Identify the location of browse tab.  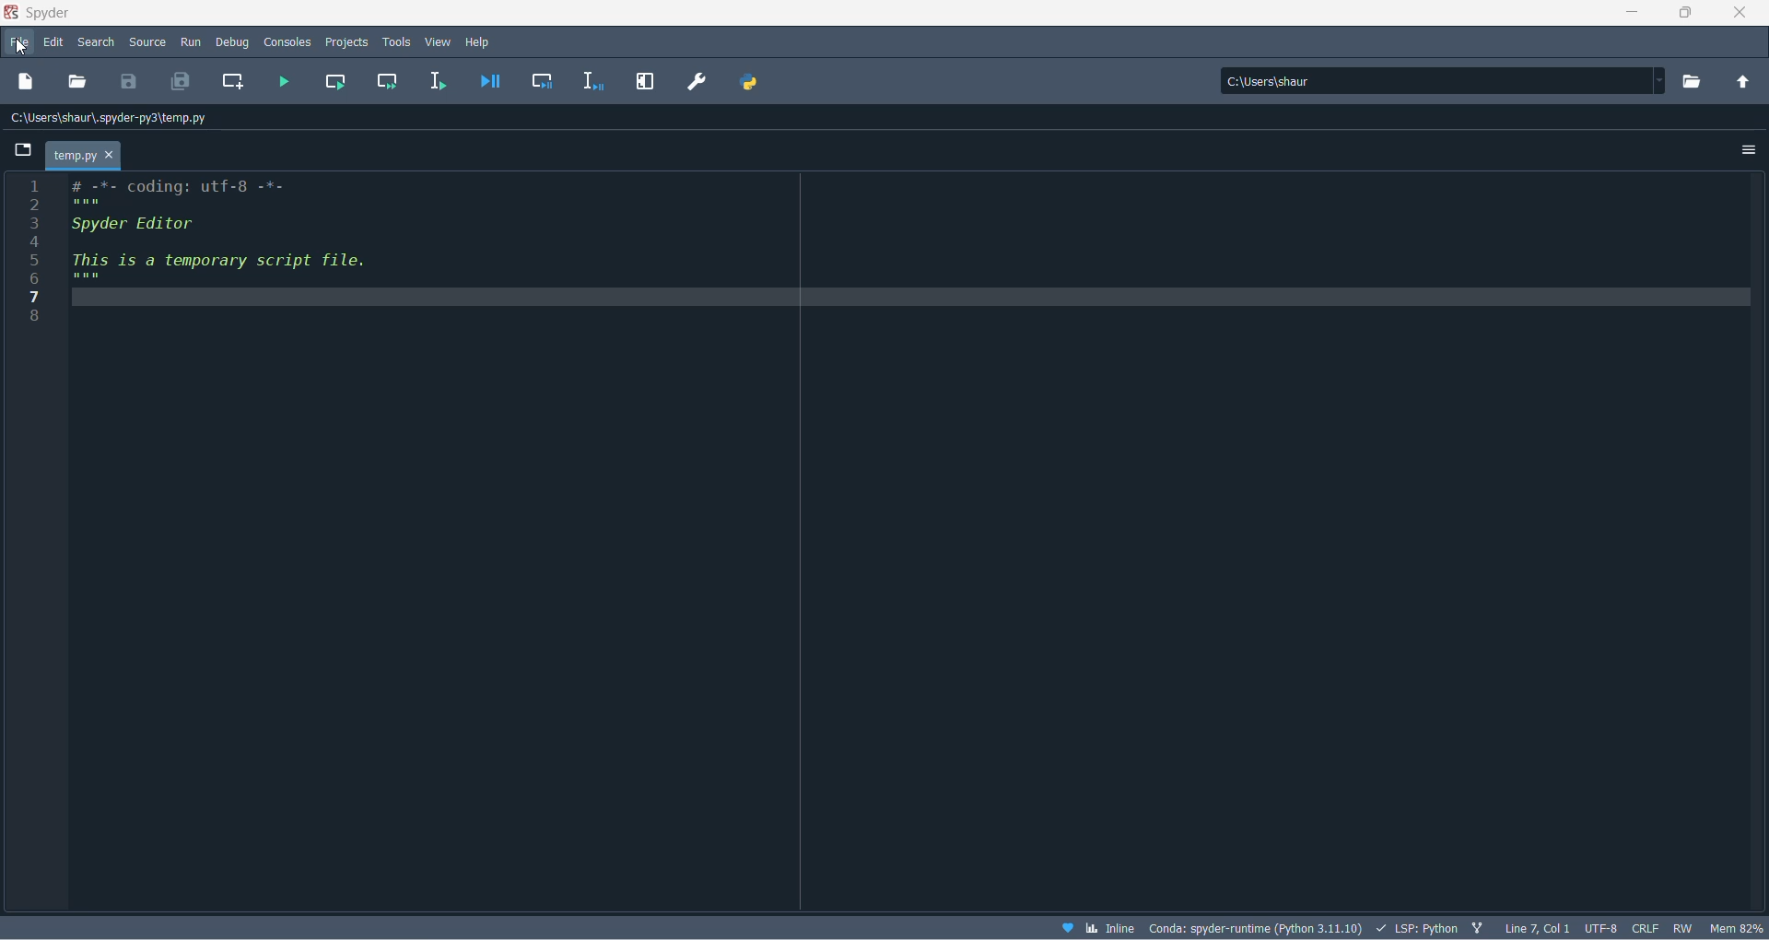
(29, 150).